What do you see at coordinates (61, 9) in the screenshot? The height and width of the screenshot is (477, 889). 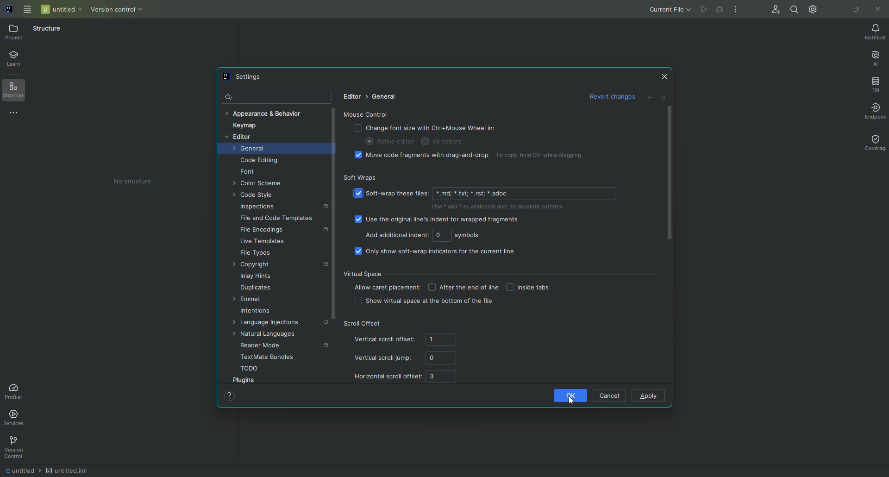 I see `Untitled` at bounding box center [61, 9].